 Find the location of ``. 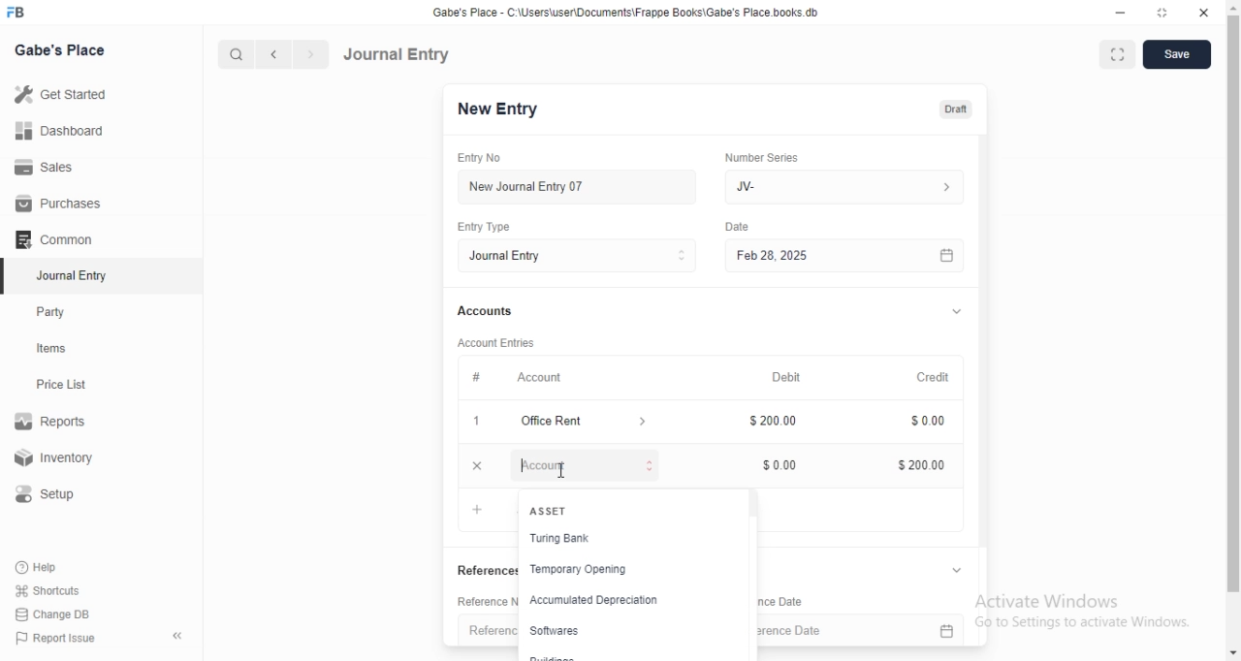

 is located at coordinates (781, 466).